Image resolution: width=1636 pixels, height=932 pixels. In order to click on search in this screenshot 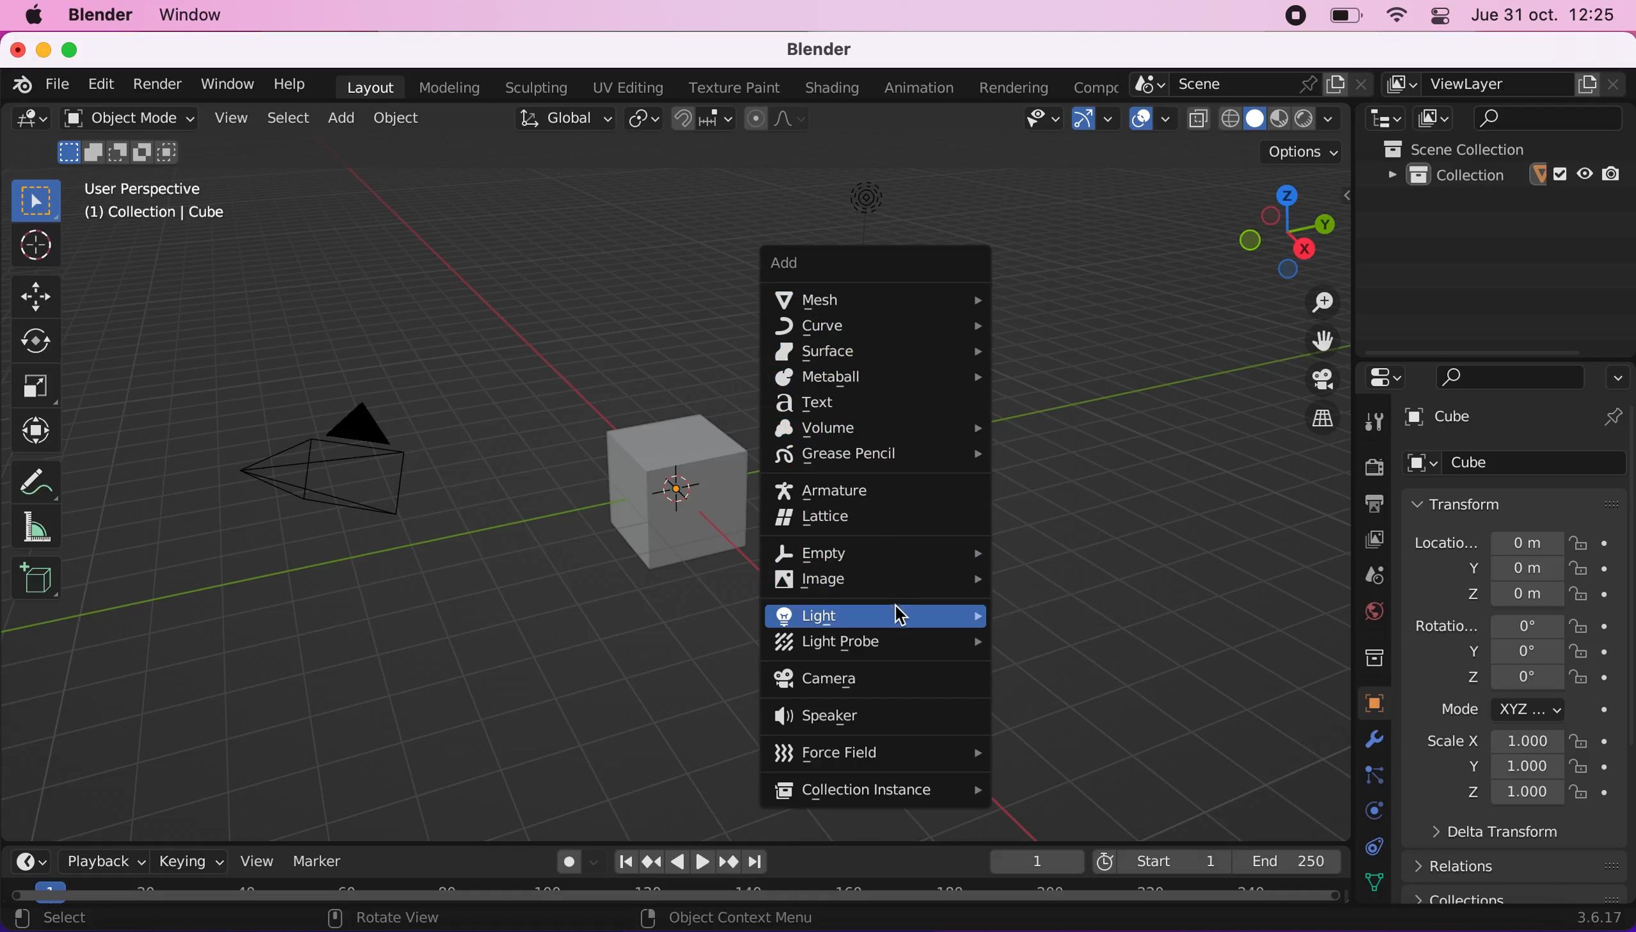, I will do `click(1539, 117)`.